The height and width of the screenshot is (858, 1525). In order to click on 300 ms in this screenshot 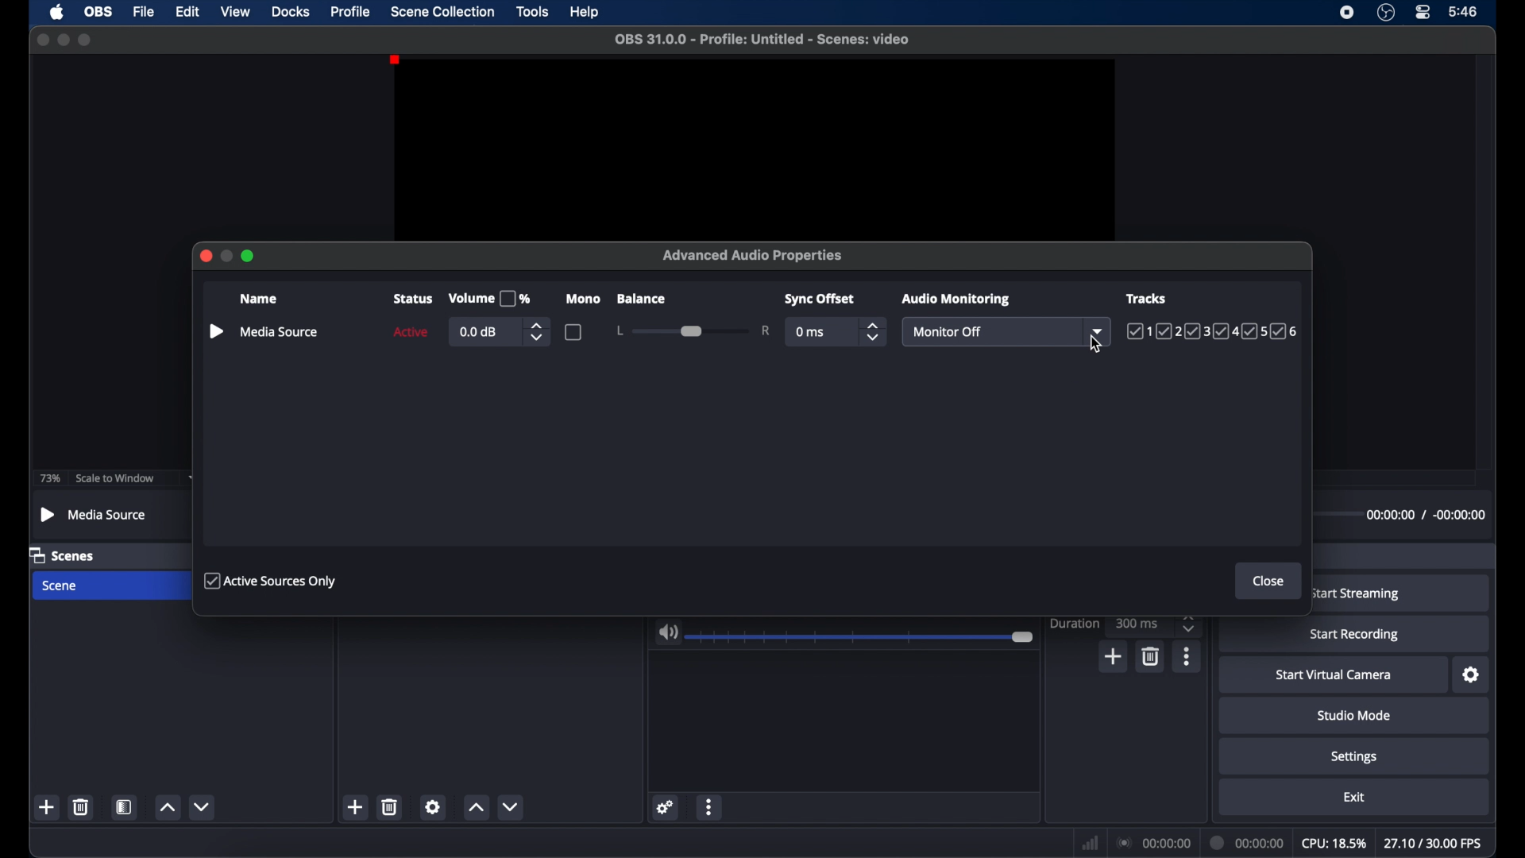, I will do `click(1139, 623)`.